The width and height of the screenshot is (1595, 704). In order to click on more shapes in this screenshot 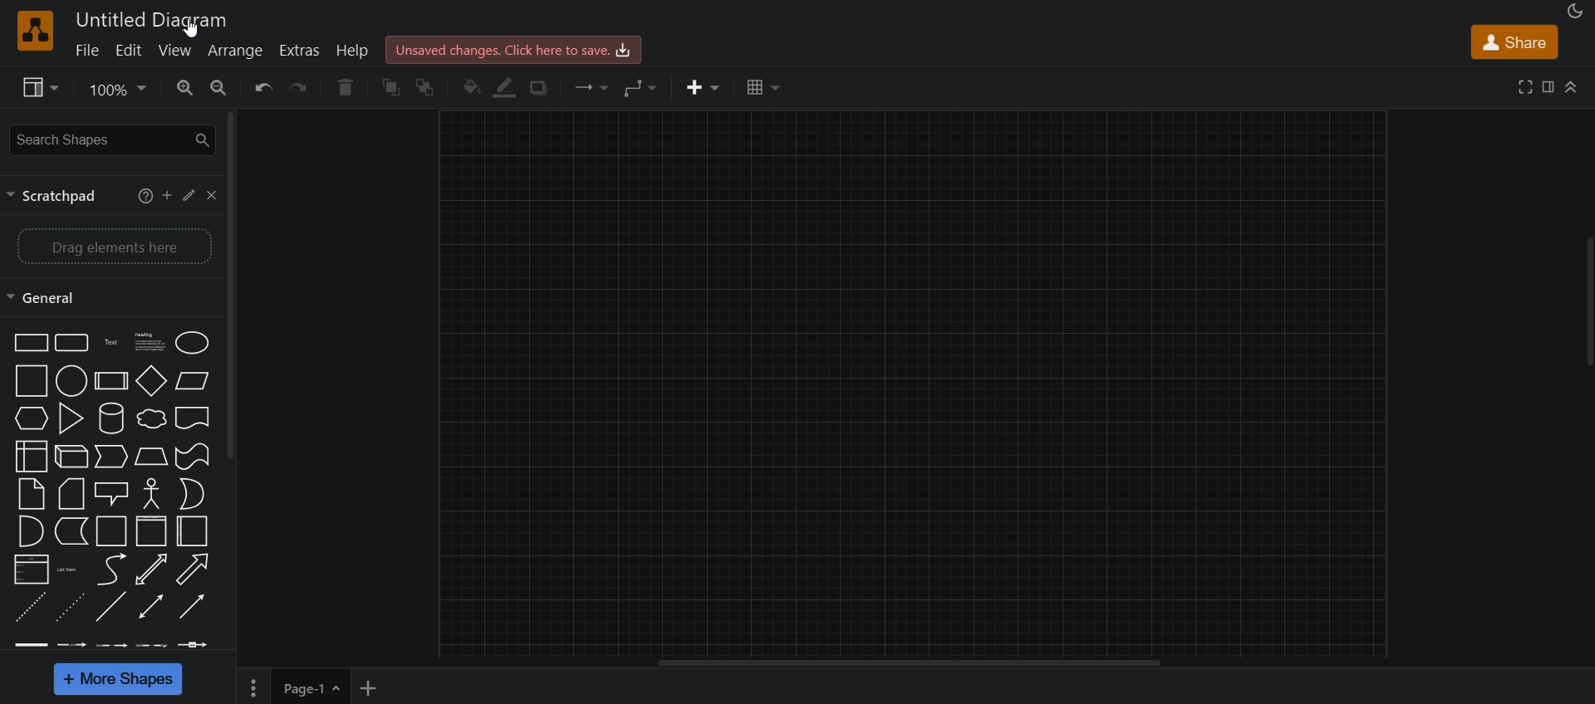, I will do `click(120, 680)`.